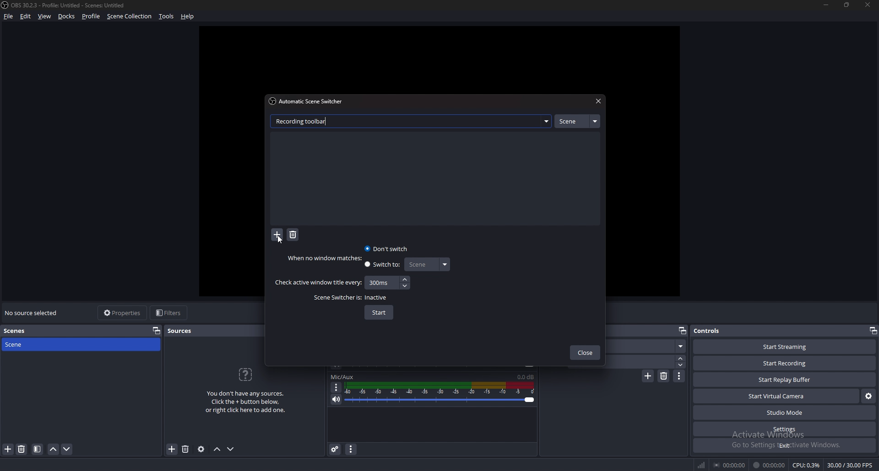 Image resolution: width=879 pixels, height=471 pixels. I want to click on advanced audio properties, so click(335, 449).